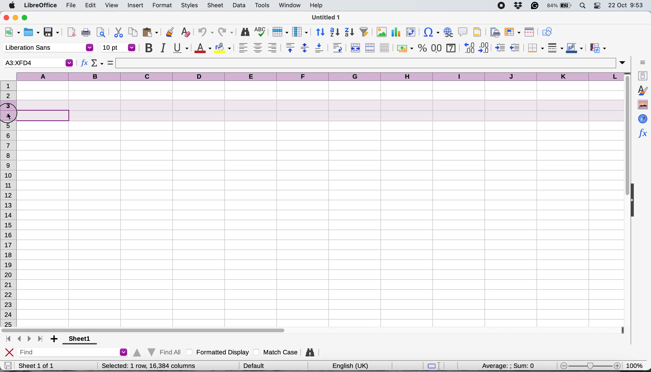 This screenshot has height=372, width=651. What do you see at coordinates (575, 49) in the screenshot?
I see `border color` at bounding box center [575, 49].